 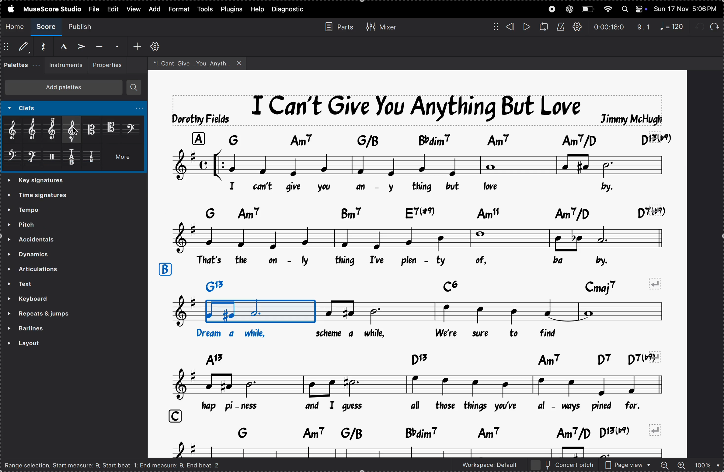 I want to click on parts, so click(x=336, y=26).